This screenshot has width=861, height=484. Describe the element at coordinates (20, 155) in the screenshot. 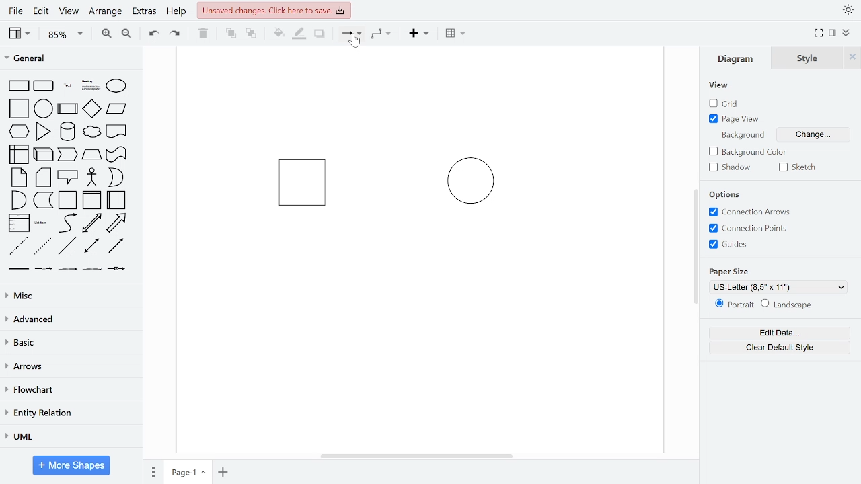

I see `internal storage` at that location.